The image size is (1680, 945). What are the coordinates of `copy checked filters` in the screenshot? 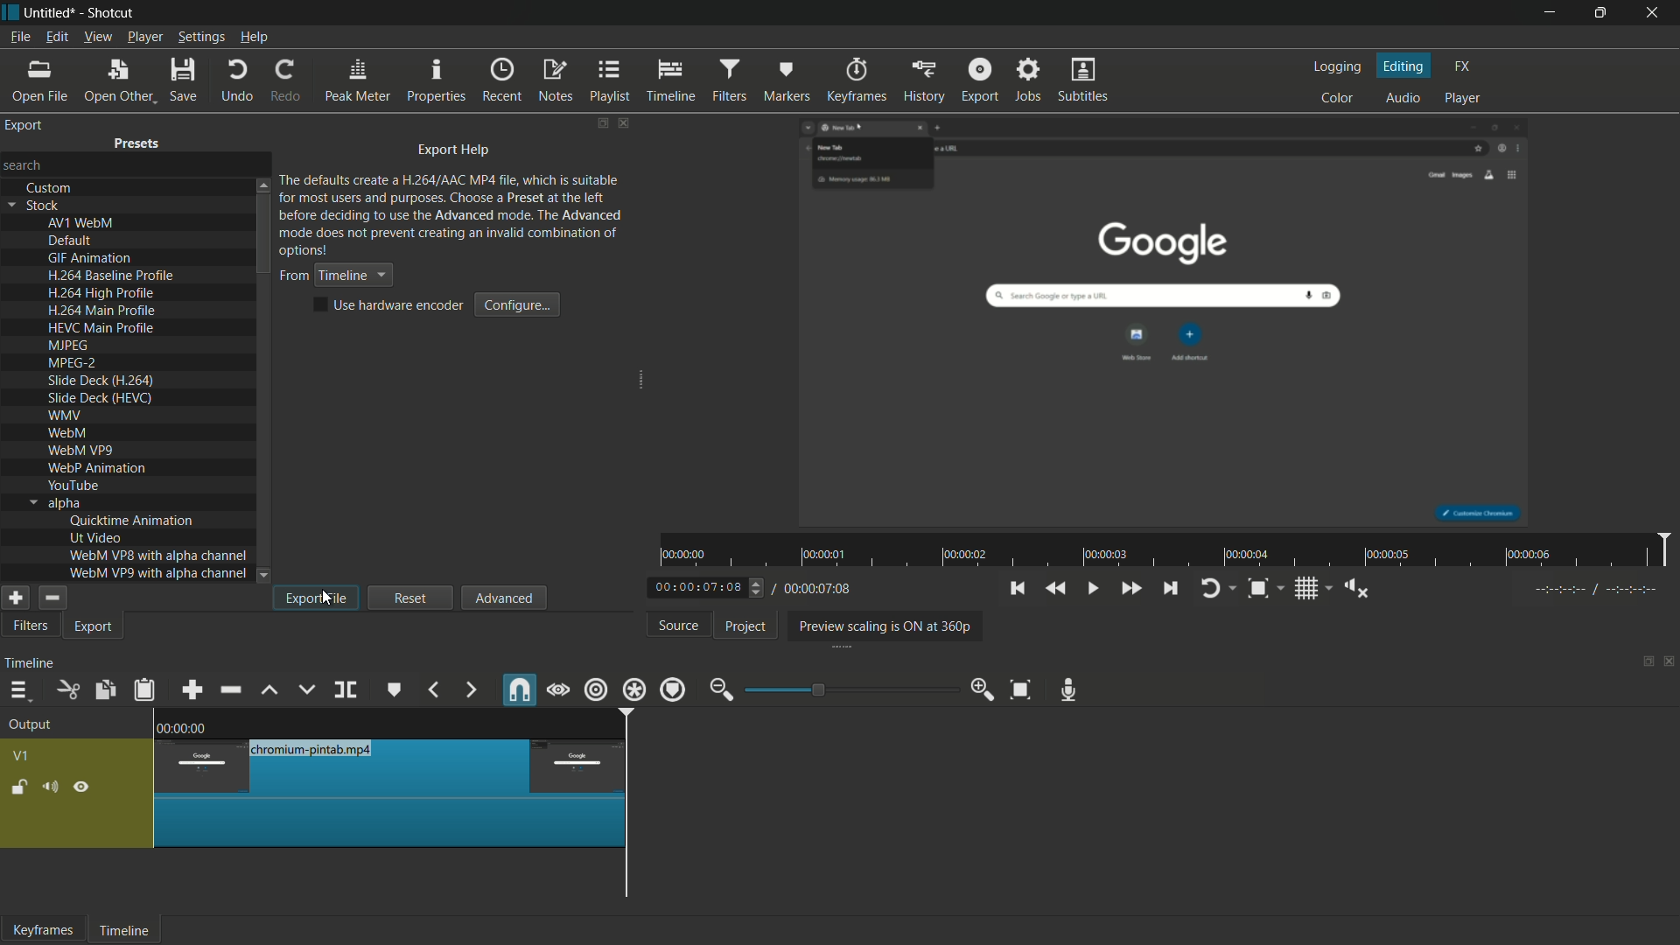 It's located at (103, 691).